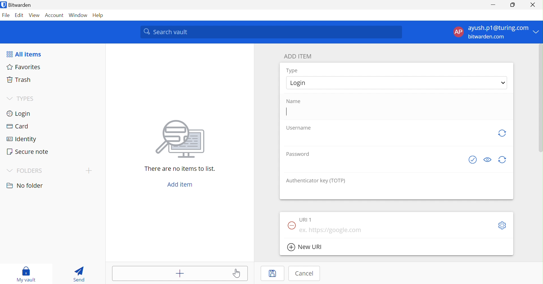 The height and width of the screenshot is (284, 543). I want to click on View, so click(34, 16).